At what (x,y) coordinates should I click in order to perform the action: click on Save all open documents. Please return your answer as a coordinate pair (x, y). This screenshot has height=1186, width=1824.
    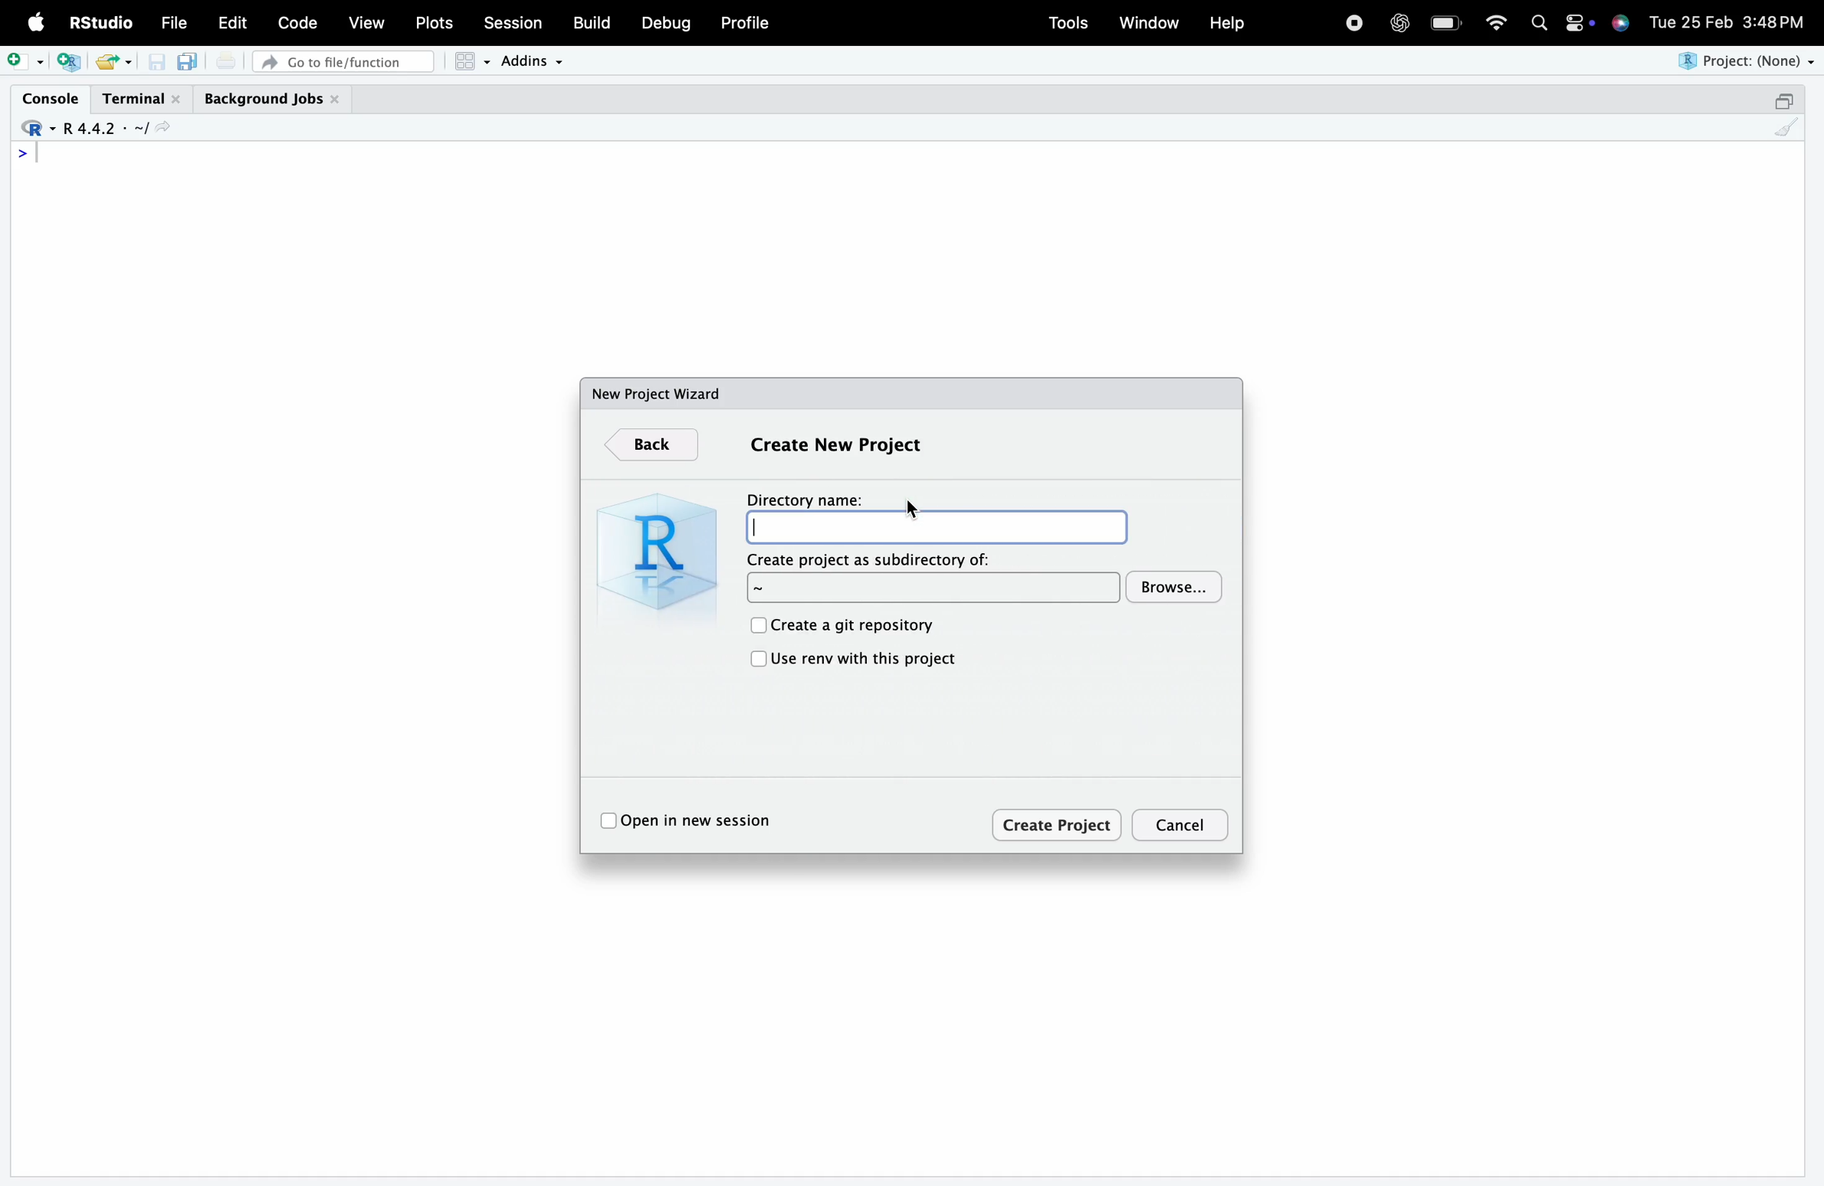
    Looking at the image, I should click on (189, 61).